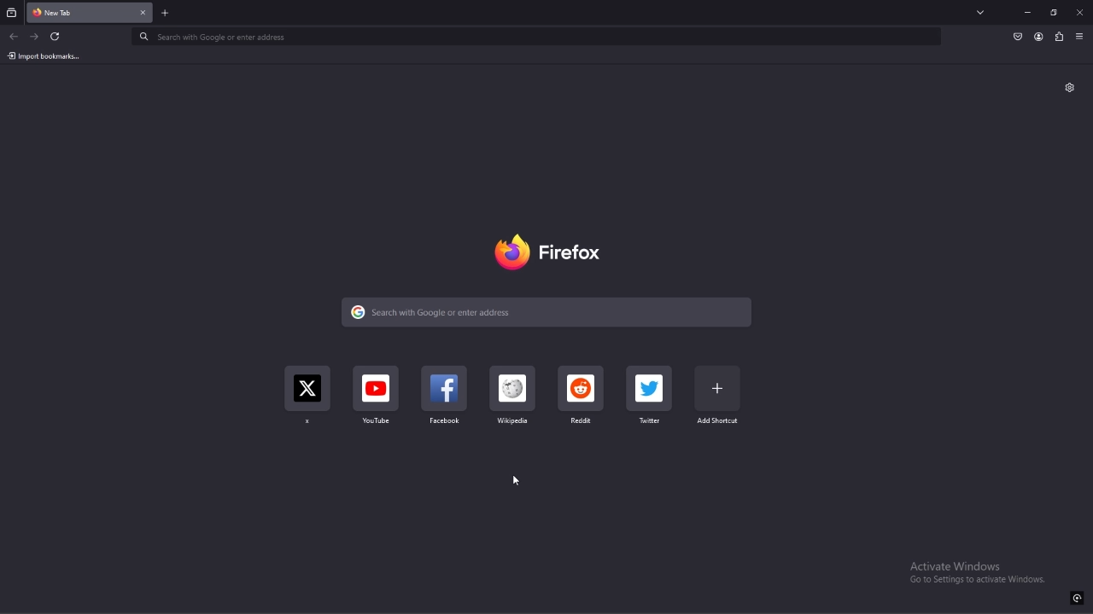 This screenshot has height=614, width=1093. Describe the element at coordinates (1054, 12) in the screenshot. I see `resize` at that location.